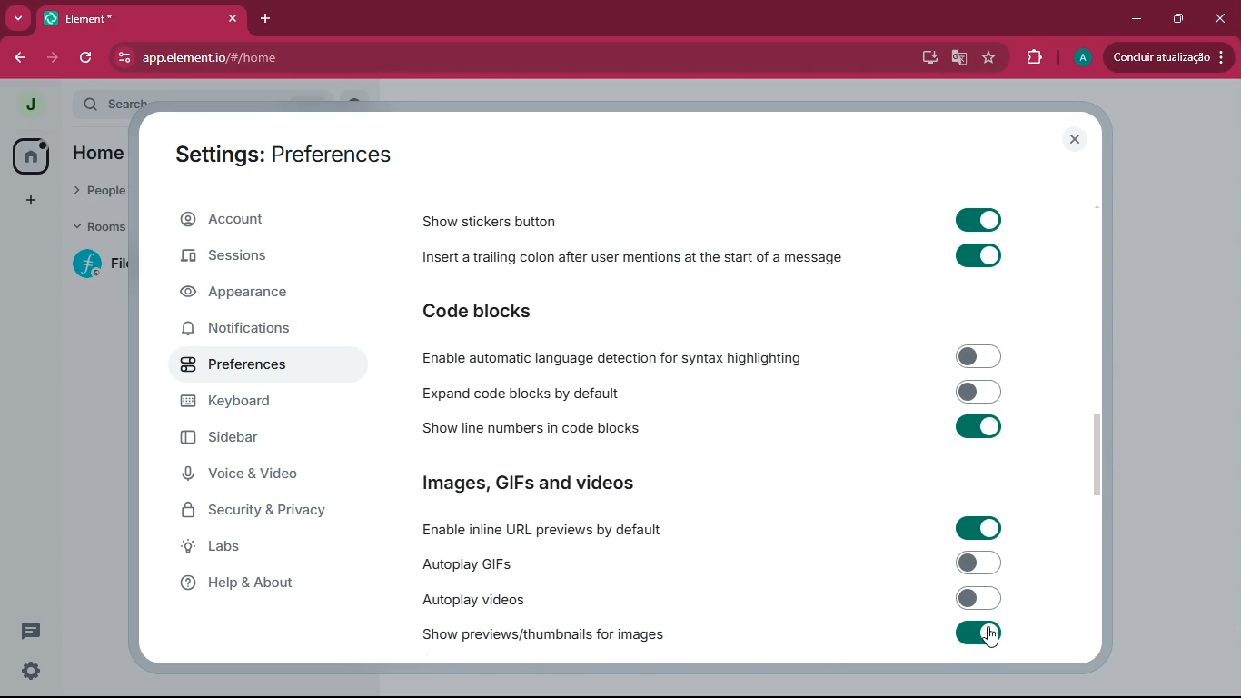 This screenshot has width=1241, height=698. What do you see at coordinates (34, 201) in the screenshot?
I see `add` at bounding box center [34, 201].